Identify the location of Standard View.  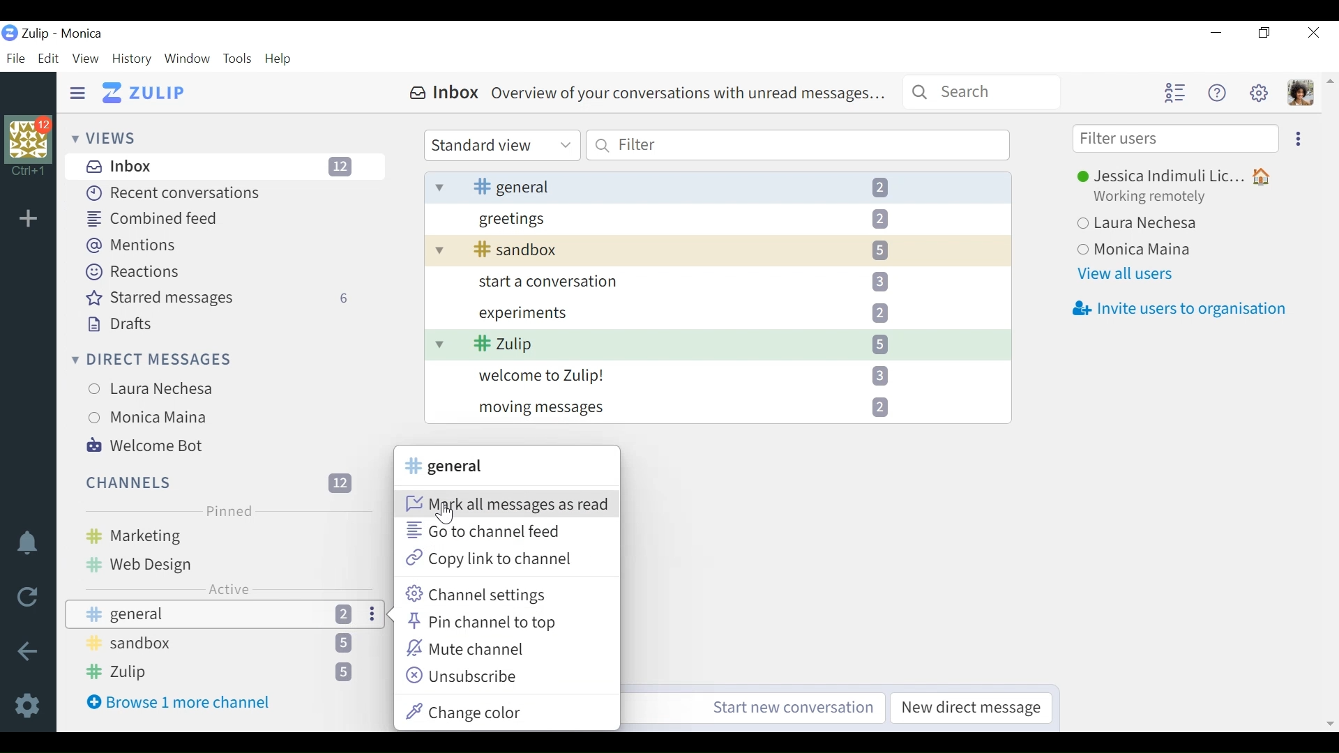
(501, 146).